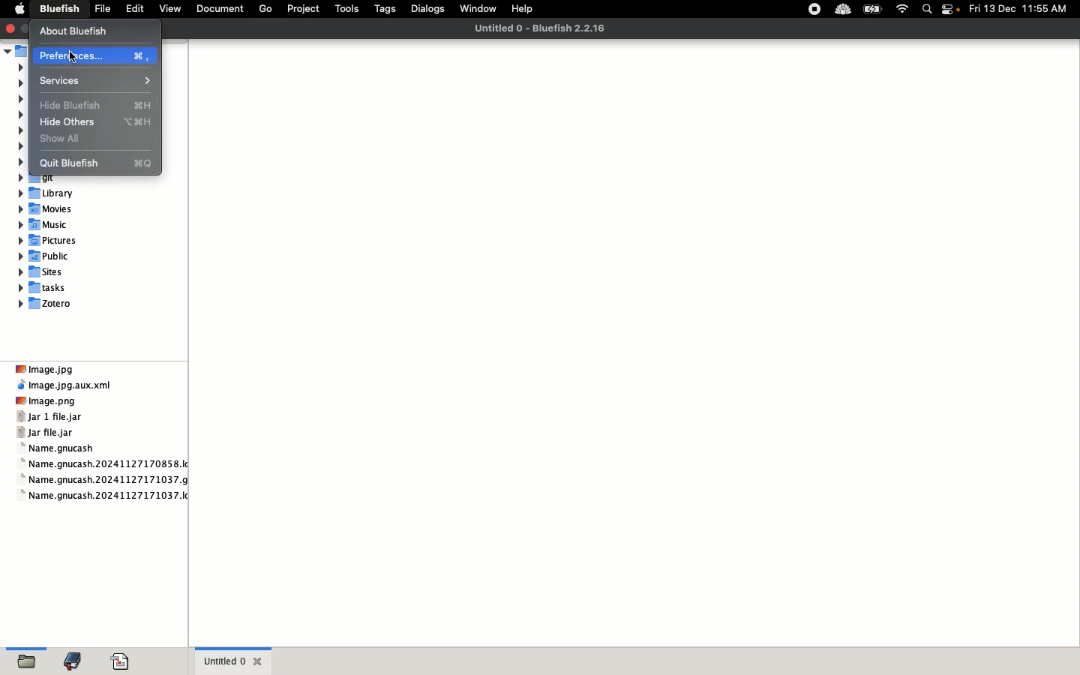  What do you see at coordinates (827, 9) in the screenshot?
I see `Extensions` at bounding box center [827, 9].